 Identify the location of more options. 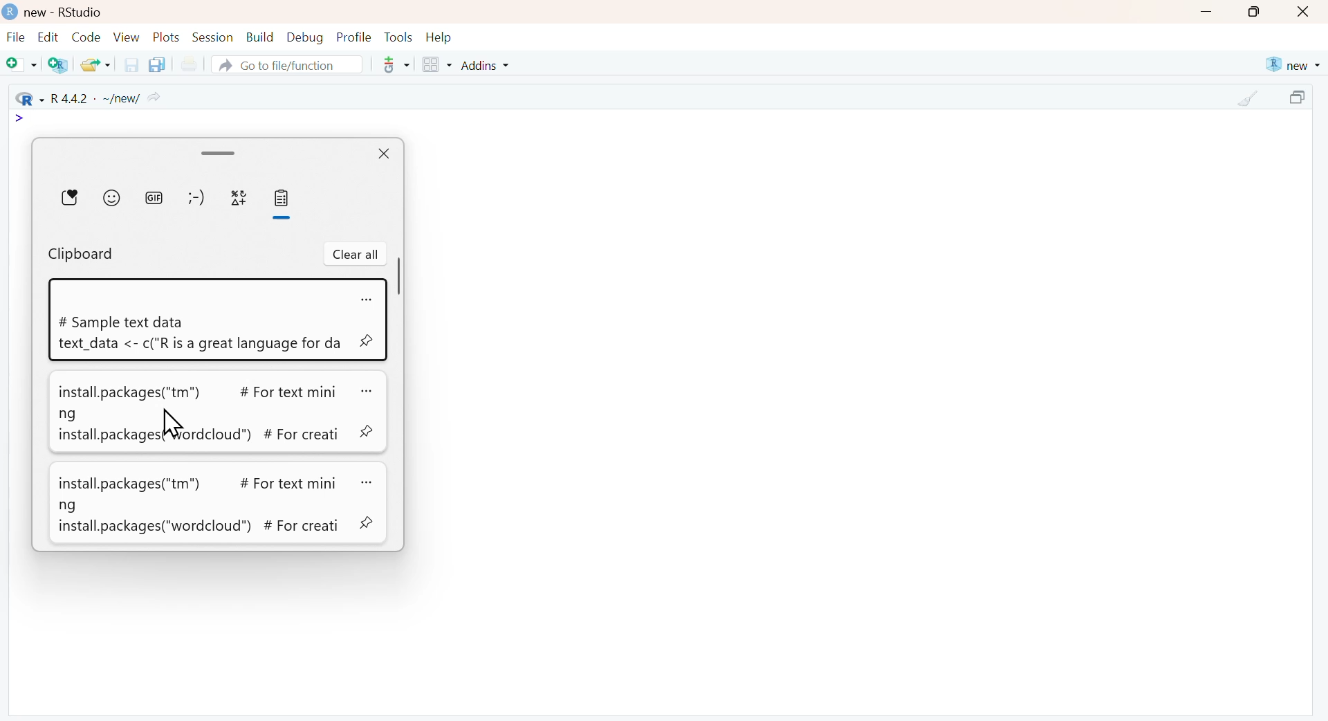
(368, 301).